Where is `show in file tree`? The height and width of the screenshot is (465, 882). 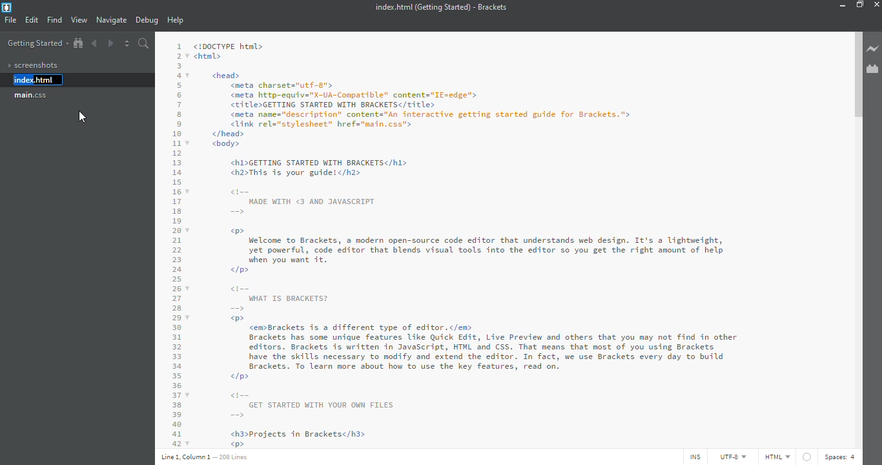 show in file tree is located at coordinates (78, 43).